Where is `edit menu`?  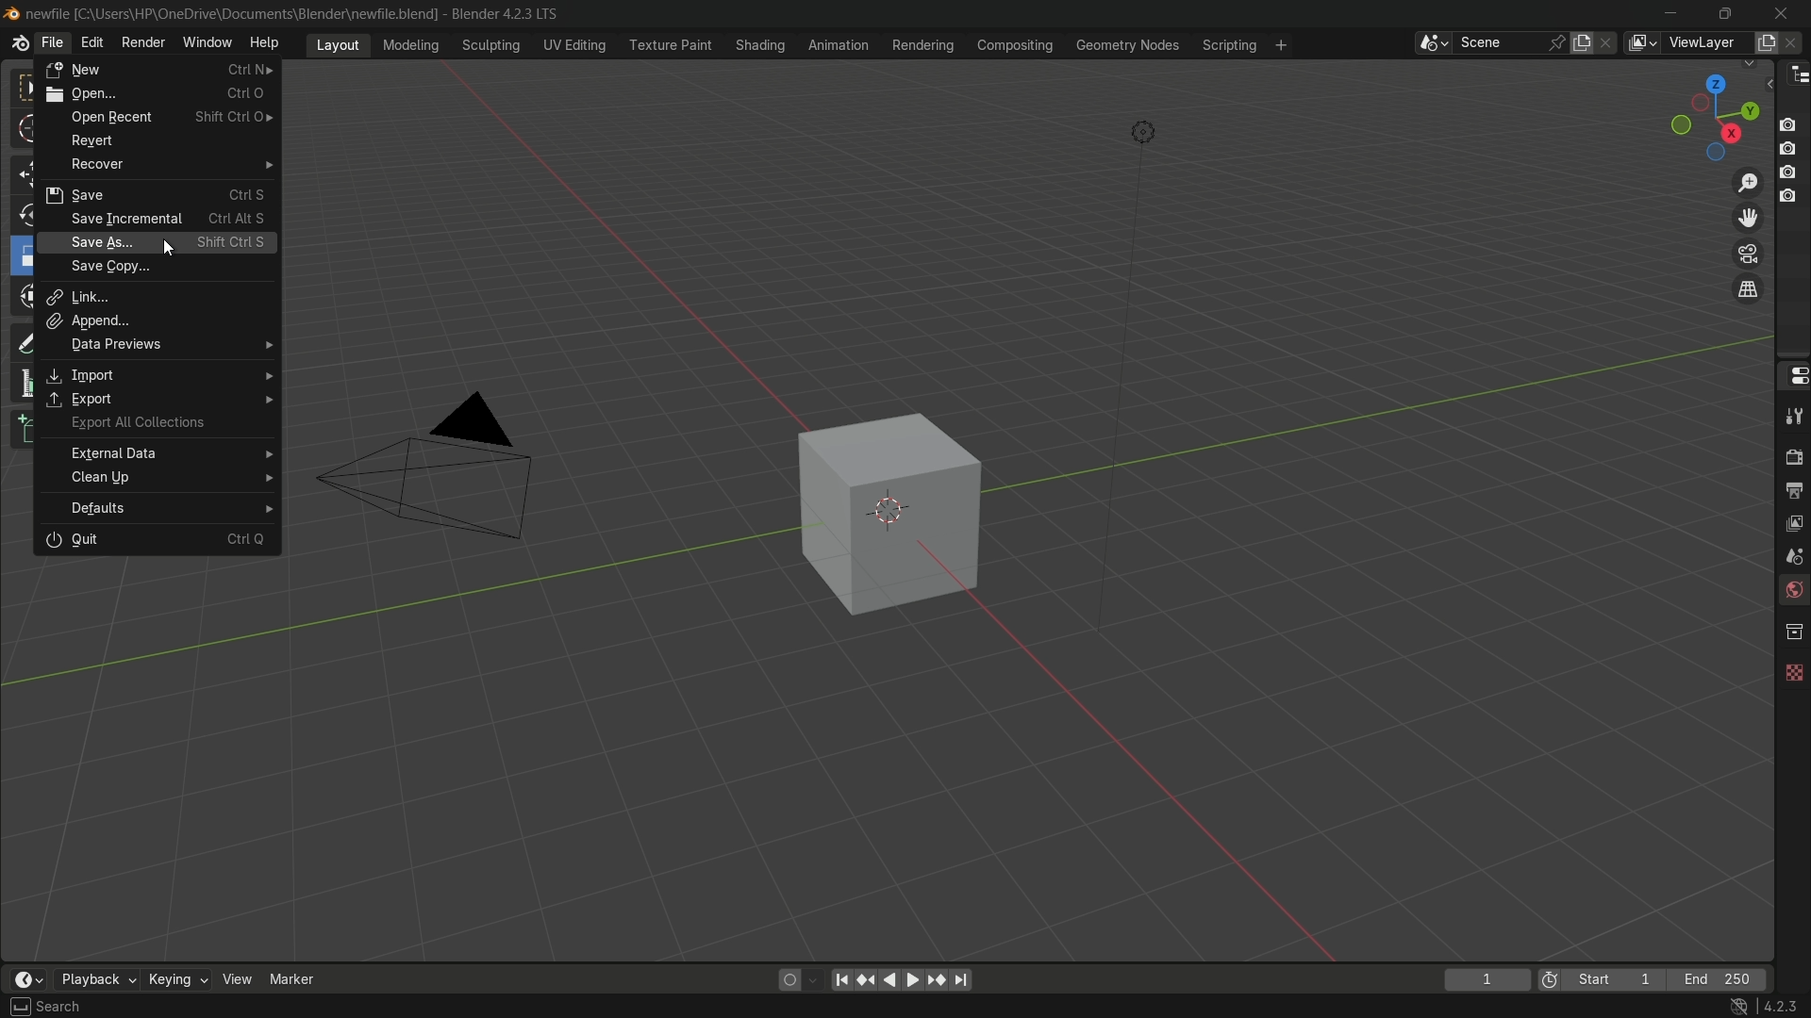 edit menu is located at coordinates (91, 42).